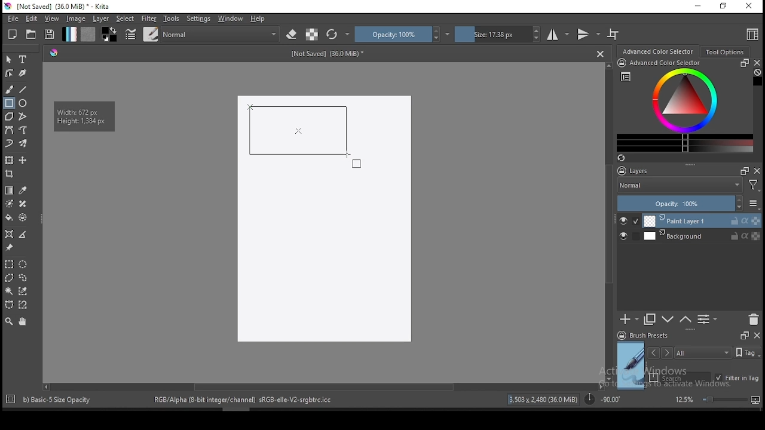  I want to click on filter in tag, so click(737, 379).